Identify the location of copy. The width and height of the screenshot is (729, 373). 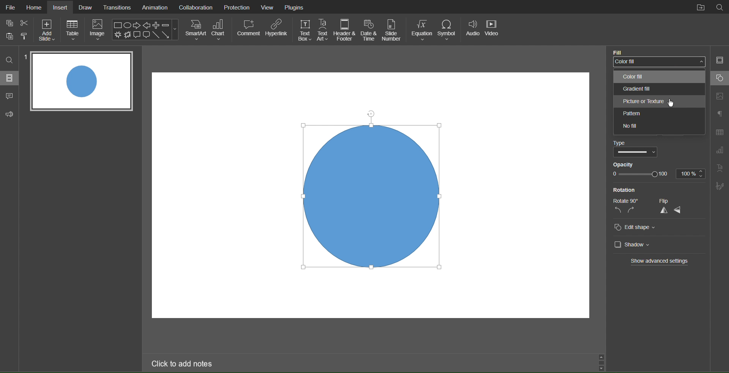
(11, 37).